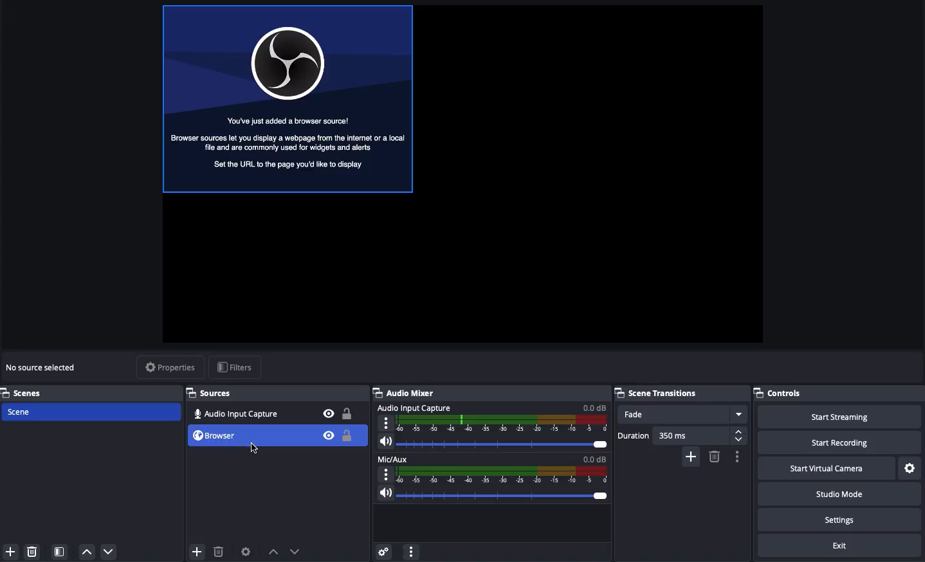 This screenshot has height=562, width=925. What do you see at coordinates (273, 553) in the screenshot?
I see `Move up` at bounding box center [273, 553].